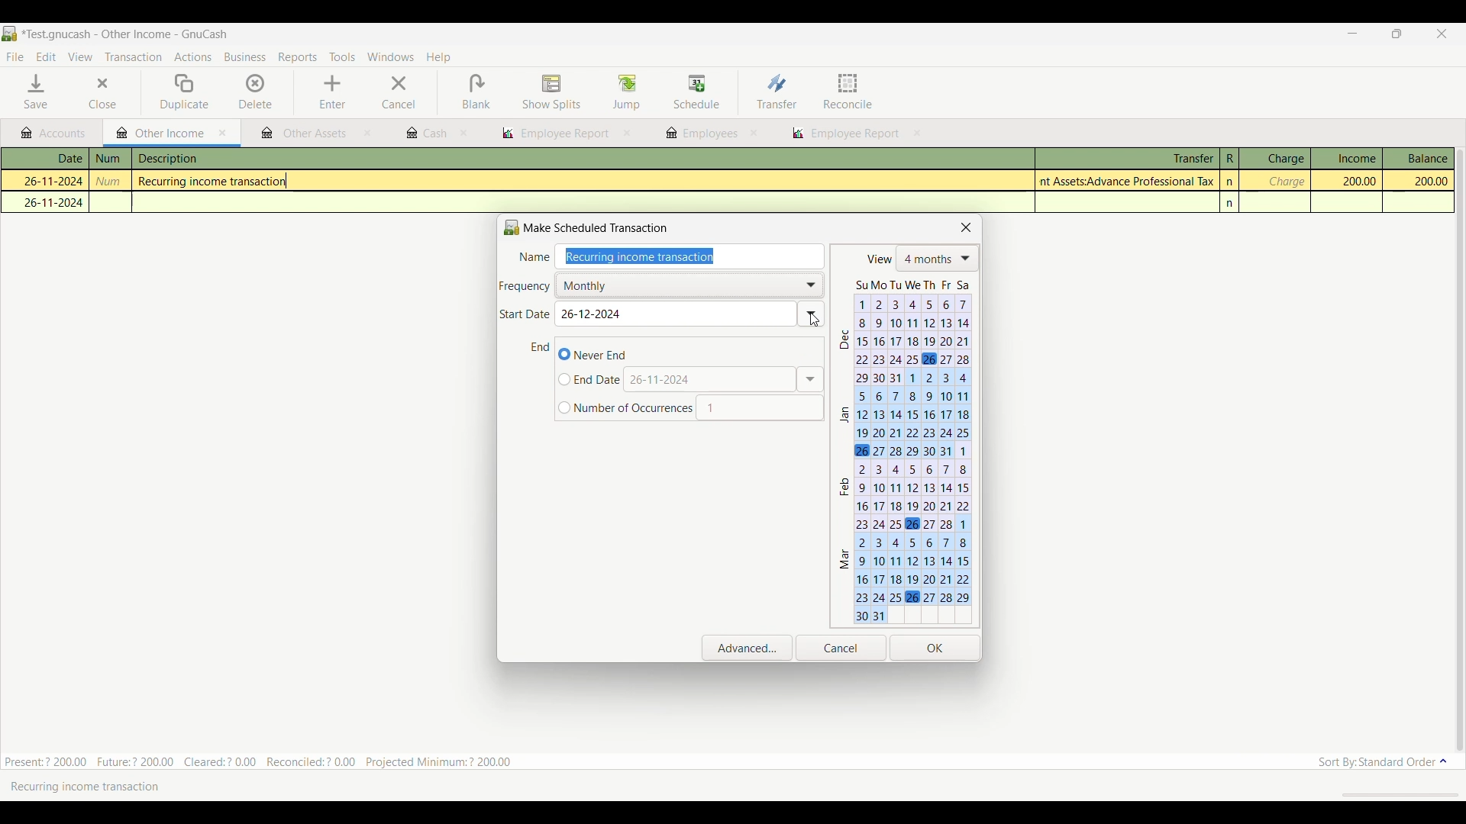  I want to click on employee report, so click(554, 134).